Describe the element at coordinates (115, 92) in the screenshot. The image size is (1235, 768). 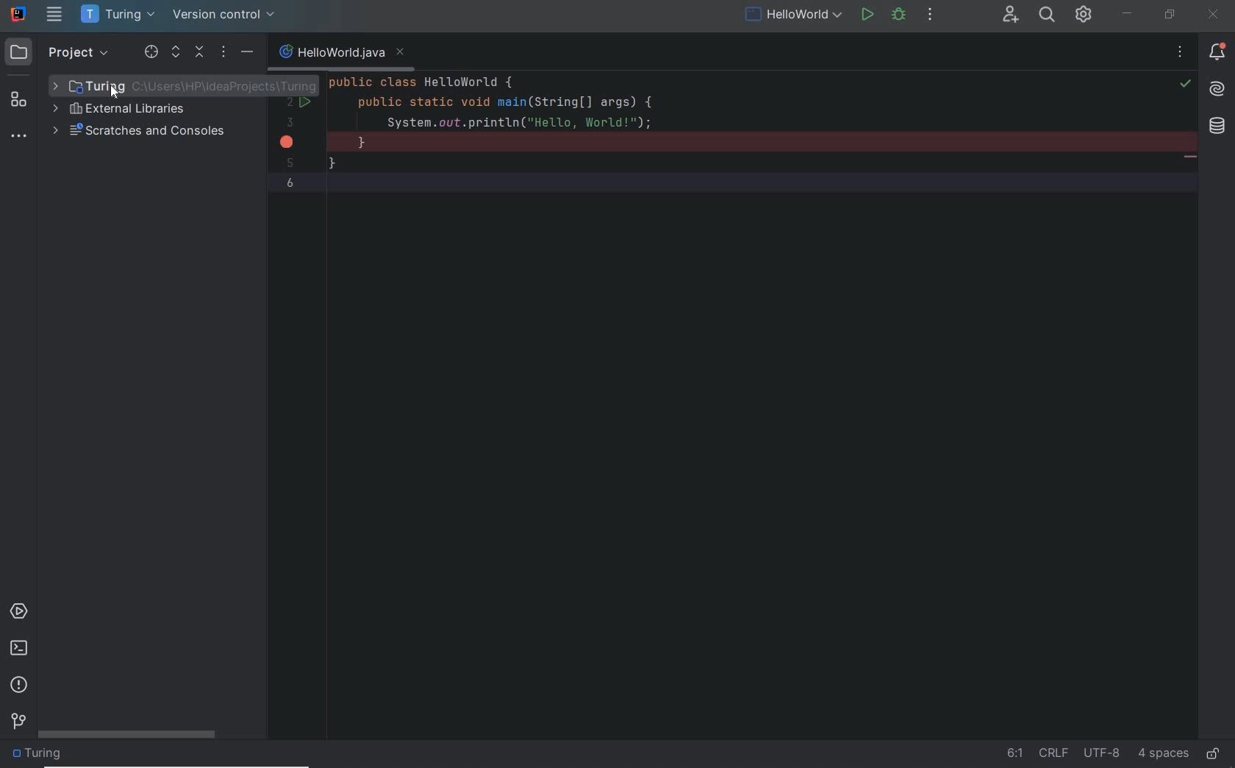
I see `cursor` at that location.